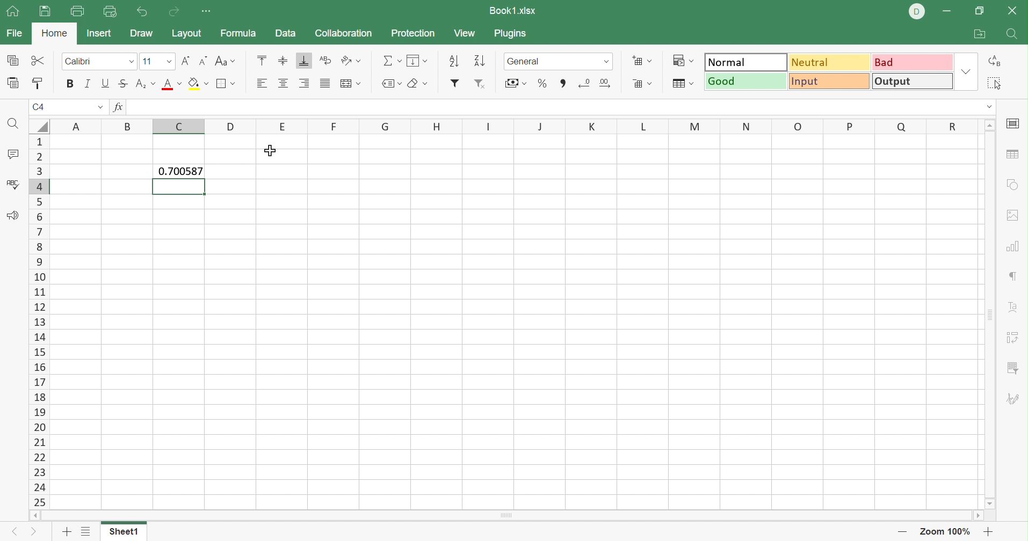  I want to click on Row names, so click(39, 321).